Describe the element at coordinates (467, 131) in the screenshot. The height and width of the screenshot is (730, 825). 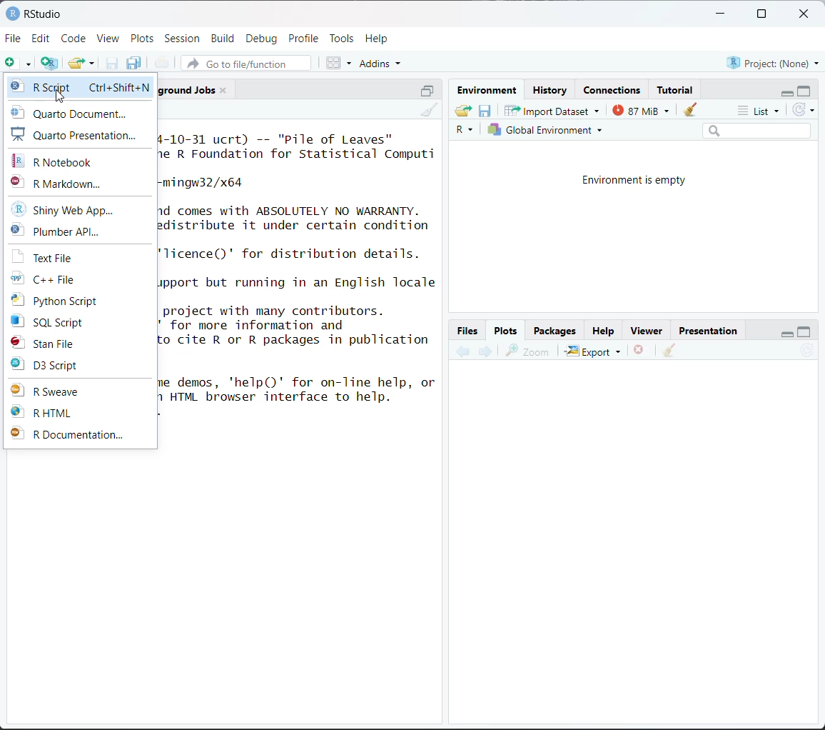
I see `R` at that location.